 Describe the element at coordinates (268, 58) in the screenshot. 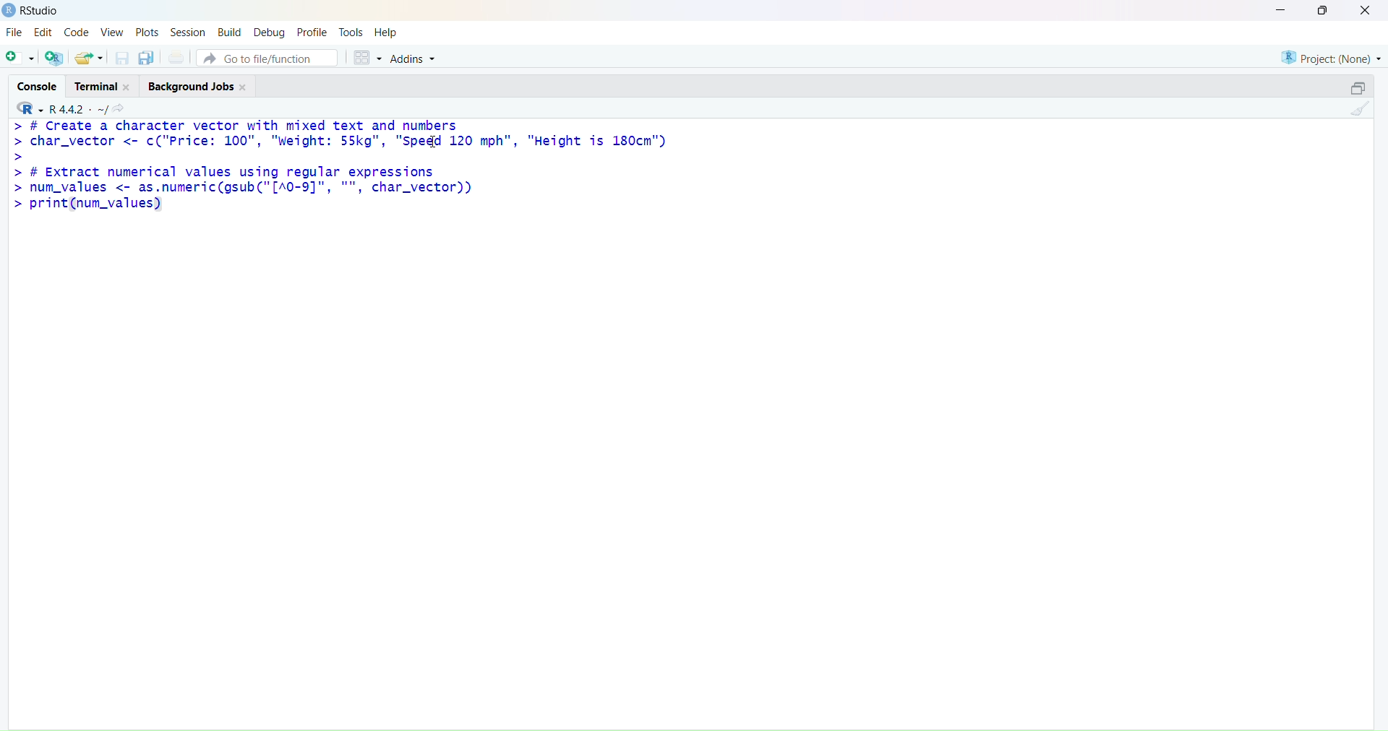

I see `Go to file/function` at that location.